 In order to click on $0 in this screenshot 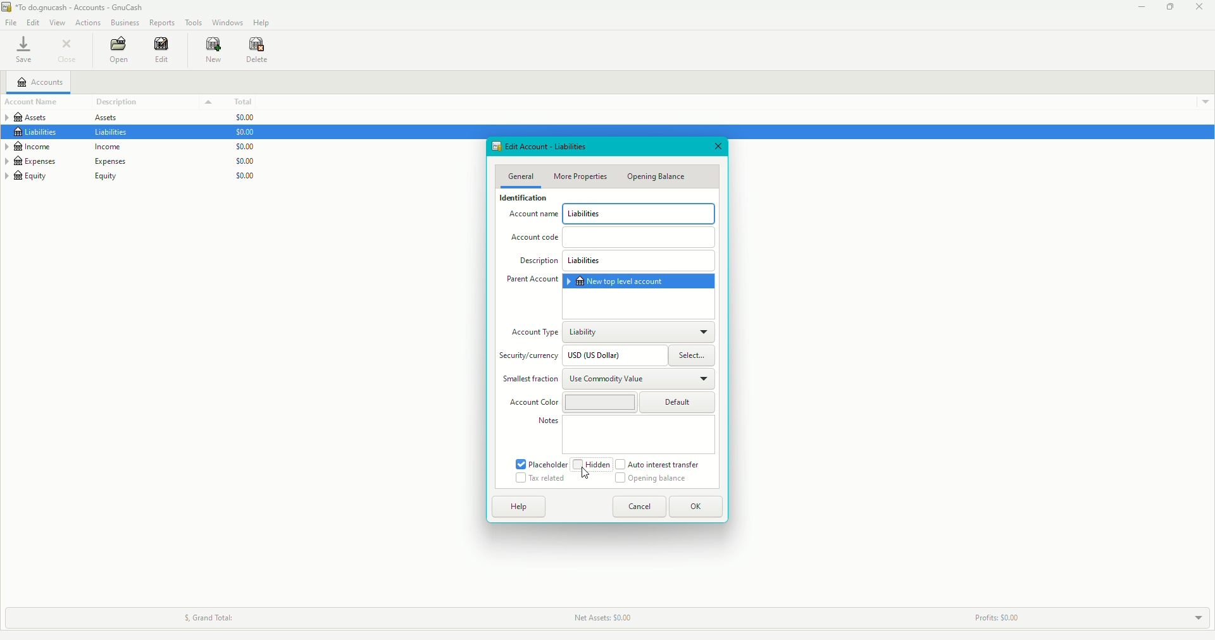, I will do `click(248, 147)`.